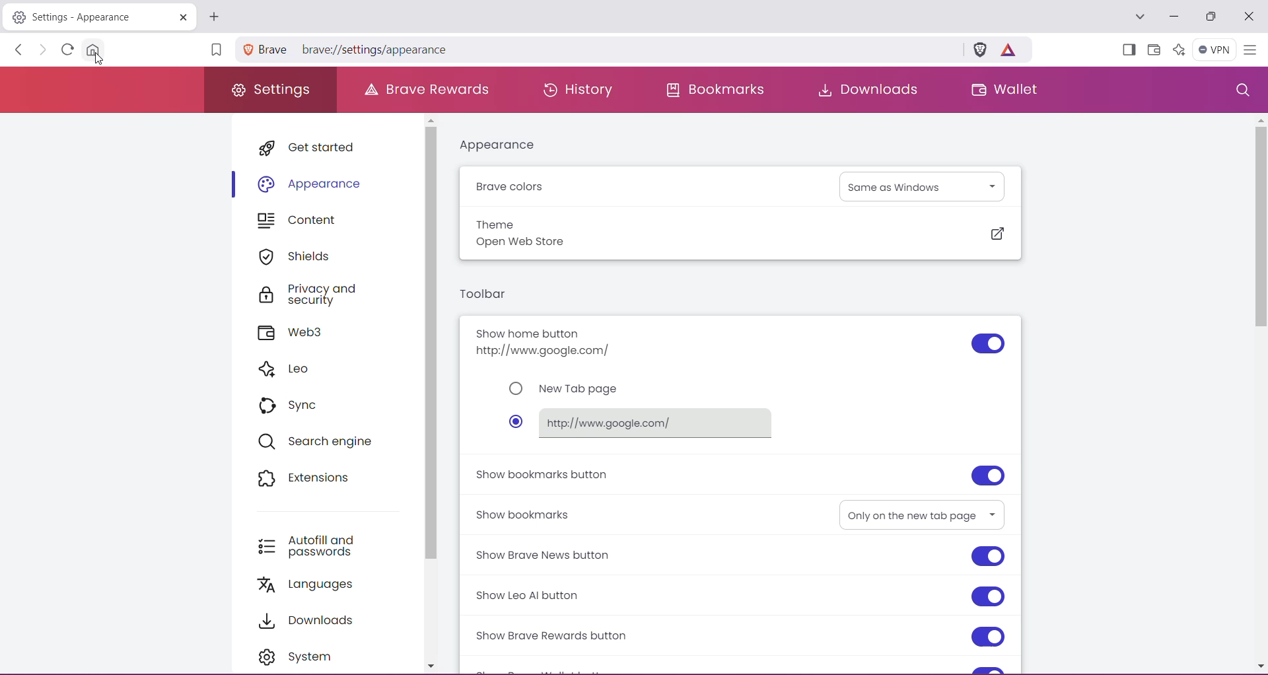  What do you see at coordinates (484, 296) in the screenshot?
I see `Toolbar` at bounding box center [484, 296].